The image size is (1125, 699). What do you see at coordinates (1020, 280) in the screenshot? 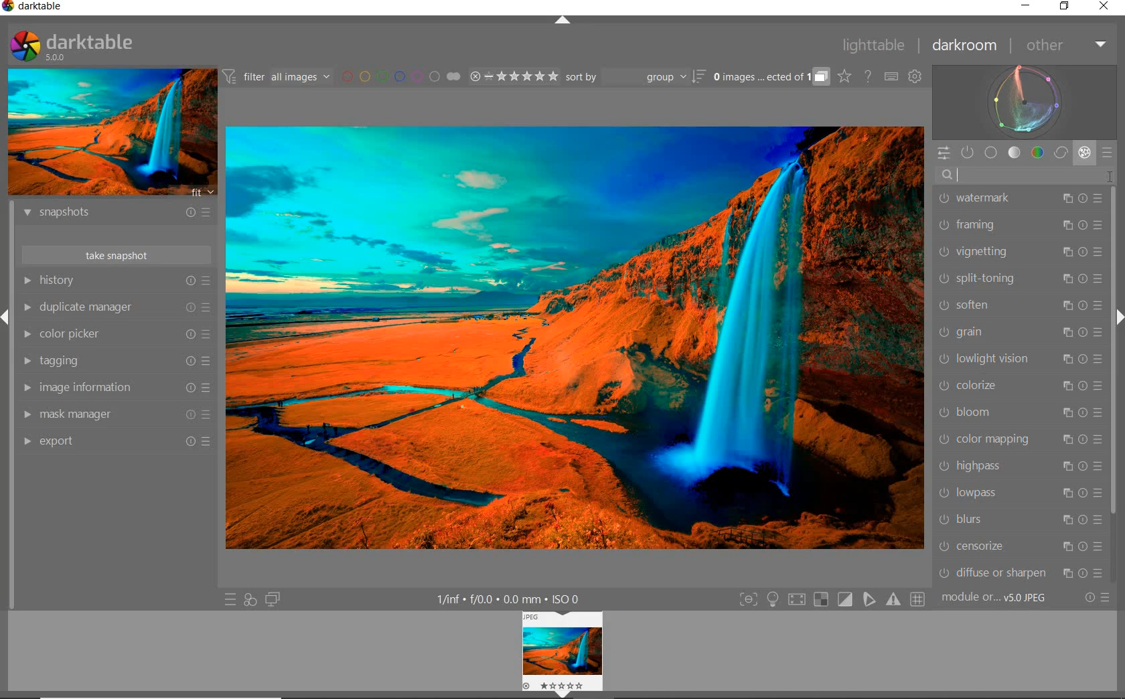
I see `split-toning` at bounding box center [1020, 280].